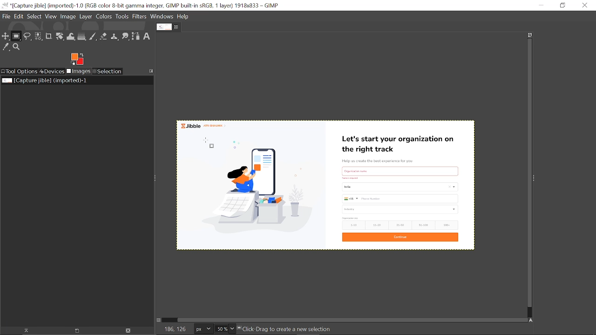 The image size is (596, 335). What do you see at coordinates (528, 174) in the screenshot?
I see `Vertical scrollbar` at bounding box center [528, 174].